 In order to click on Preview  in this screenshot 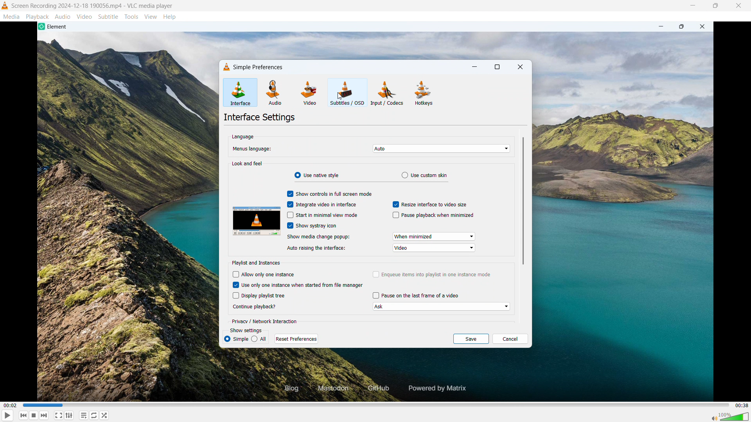, I will do `click(256, 222)`.